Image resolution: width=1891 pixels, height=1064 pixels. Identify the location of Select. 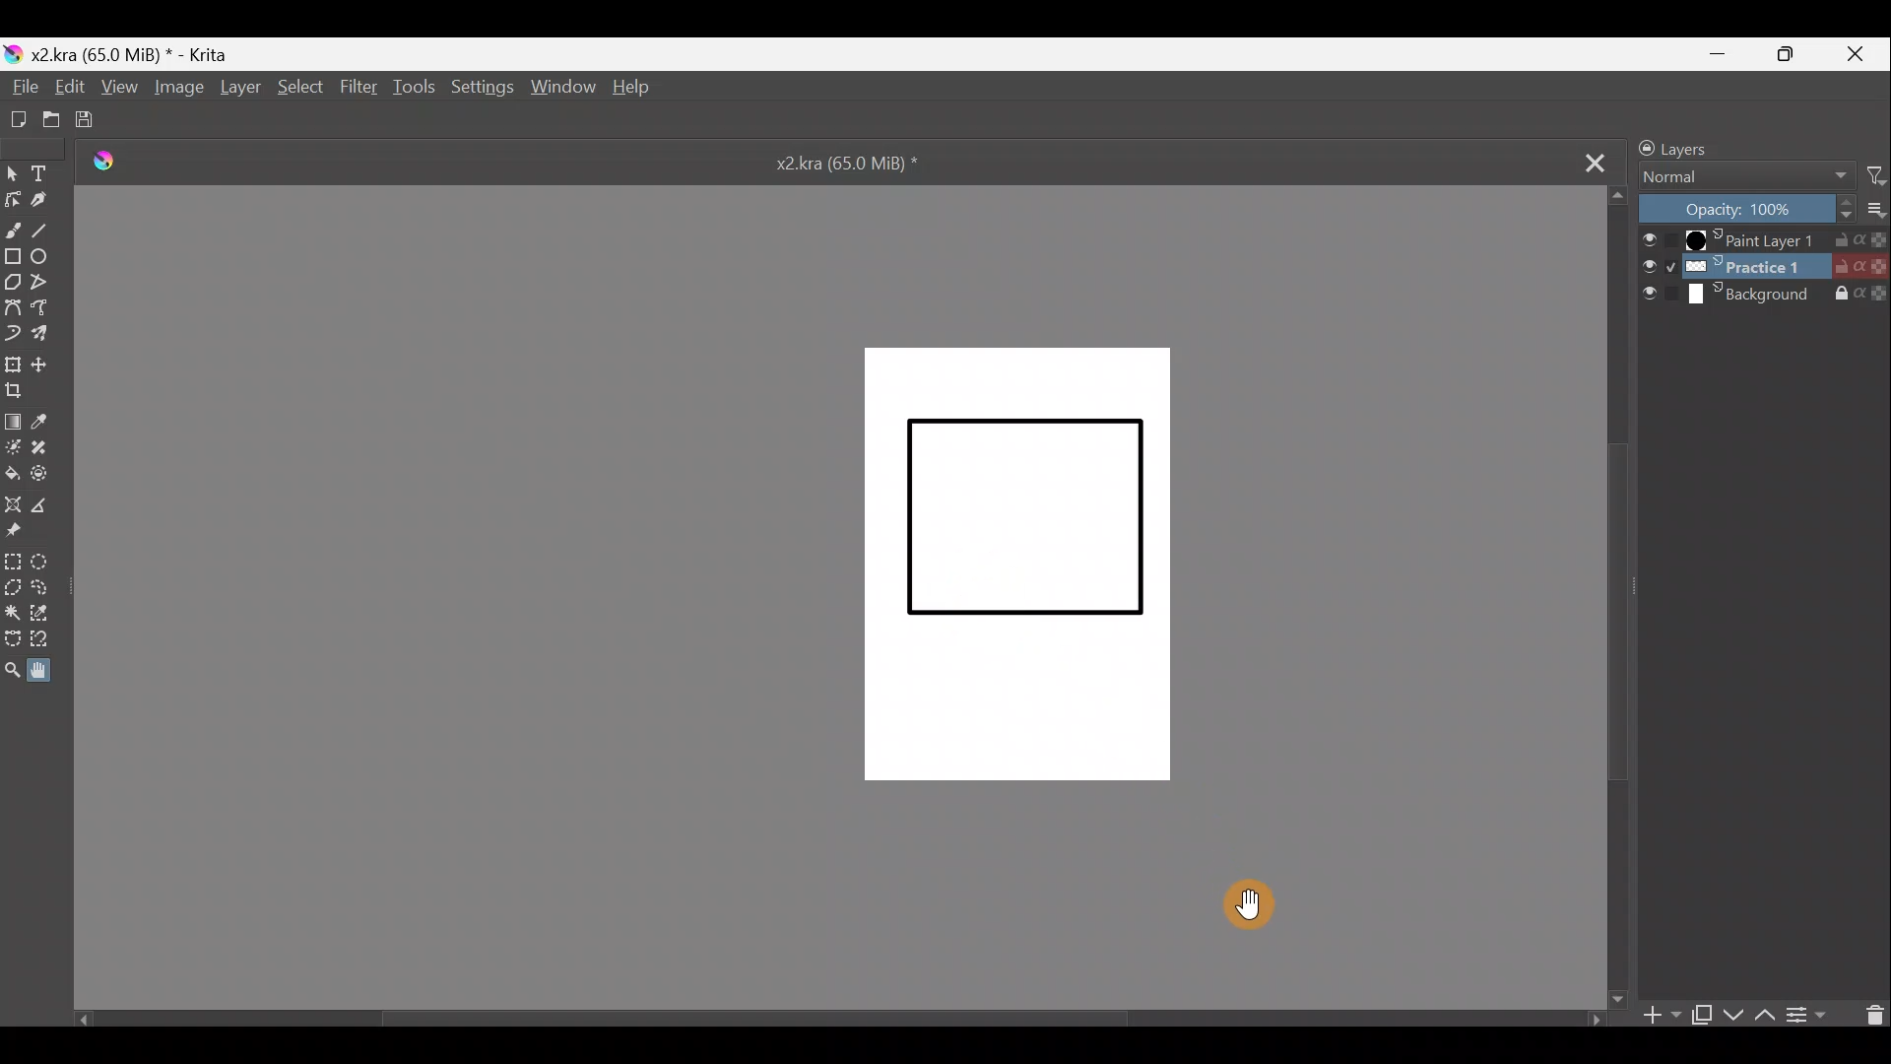
(300, 92).